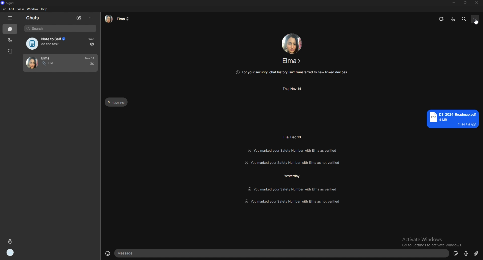 The height and width of the screenshot is (260, 483). Describe the element at coordinates (477, 3) in the screenshot. I see `close` at that location.